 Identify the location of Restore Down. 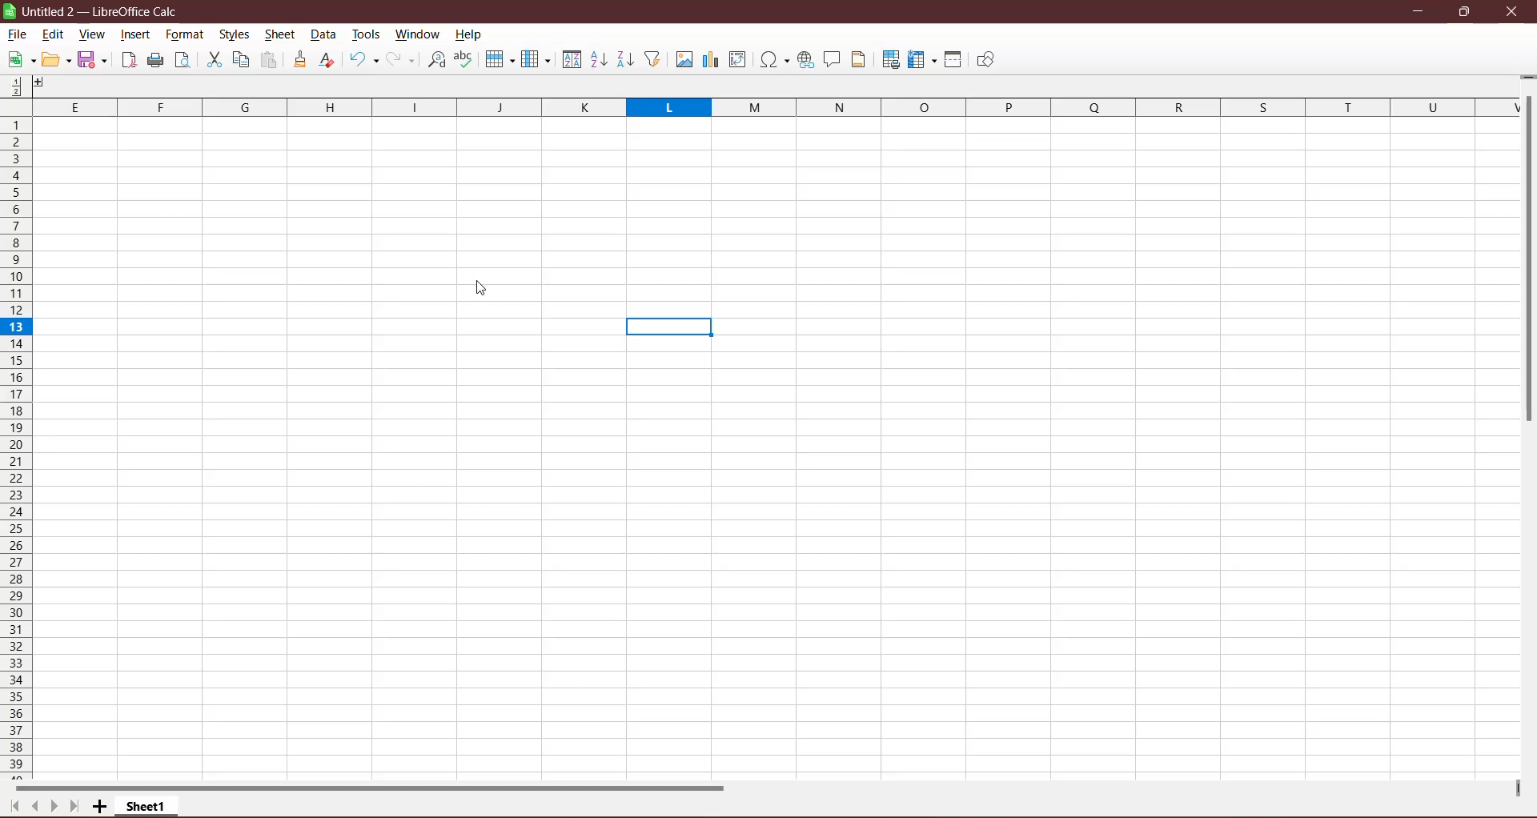
(1463, 11).